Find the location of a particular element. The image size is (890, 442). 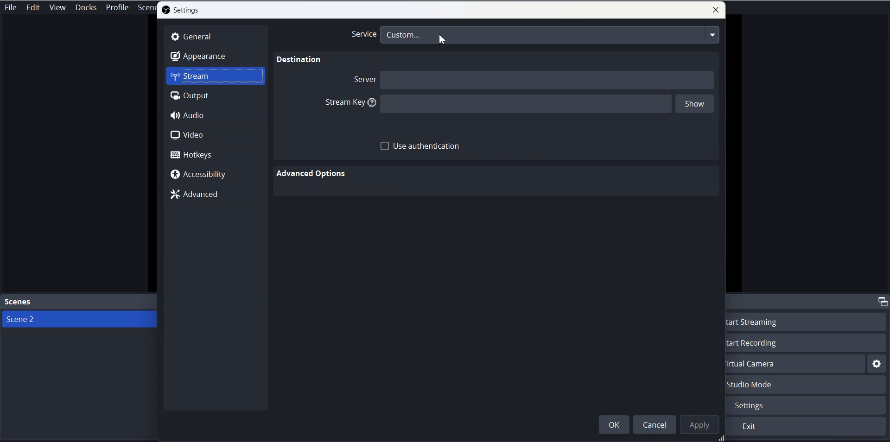

Studio Mode is located at coordinates (807, 385).